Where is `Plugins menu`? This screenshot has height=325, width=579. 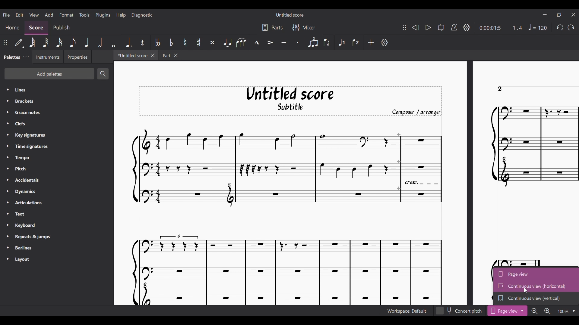 Plugins menu is located at coordinates (103, 15).